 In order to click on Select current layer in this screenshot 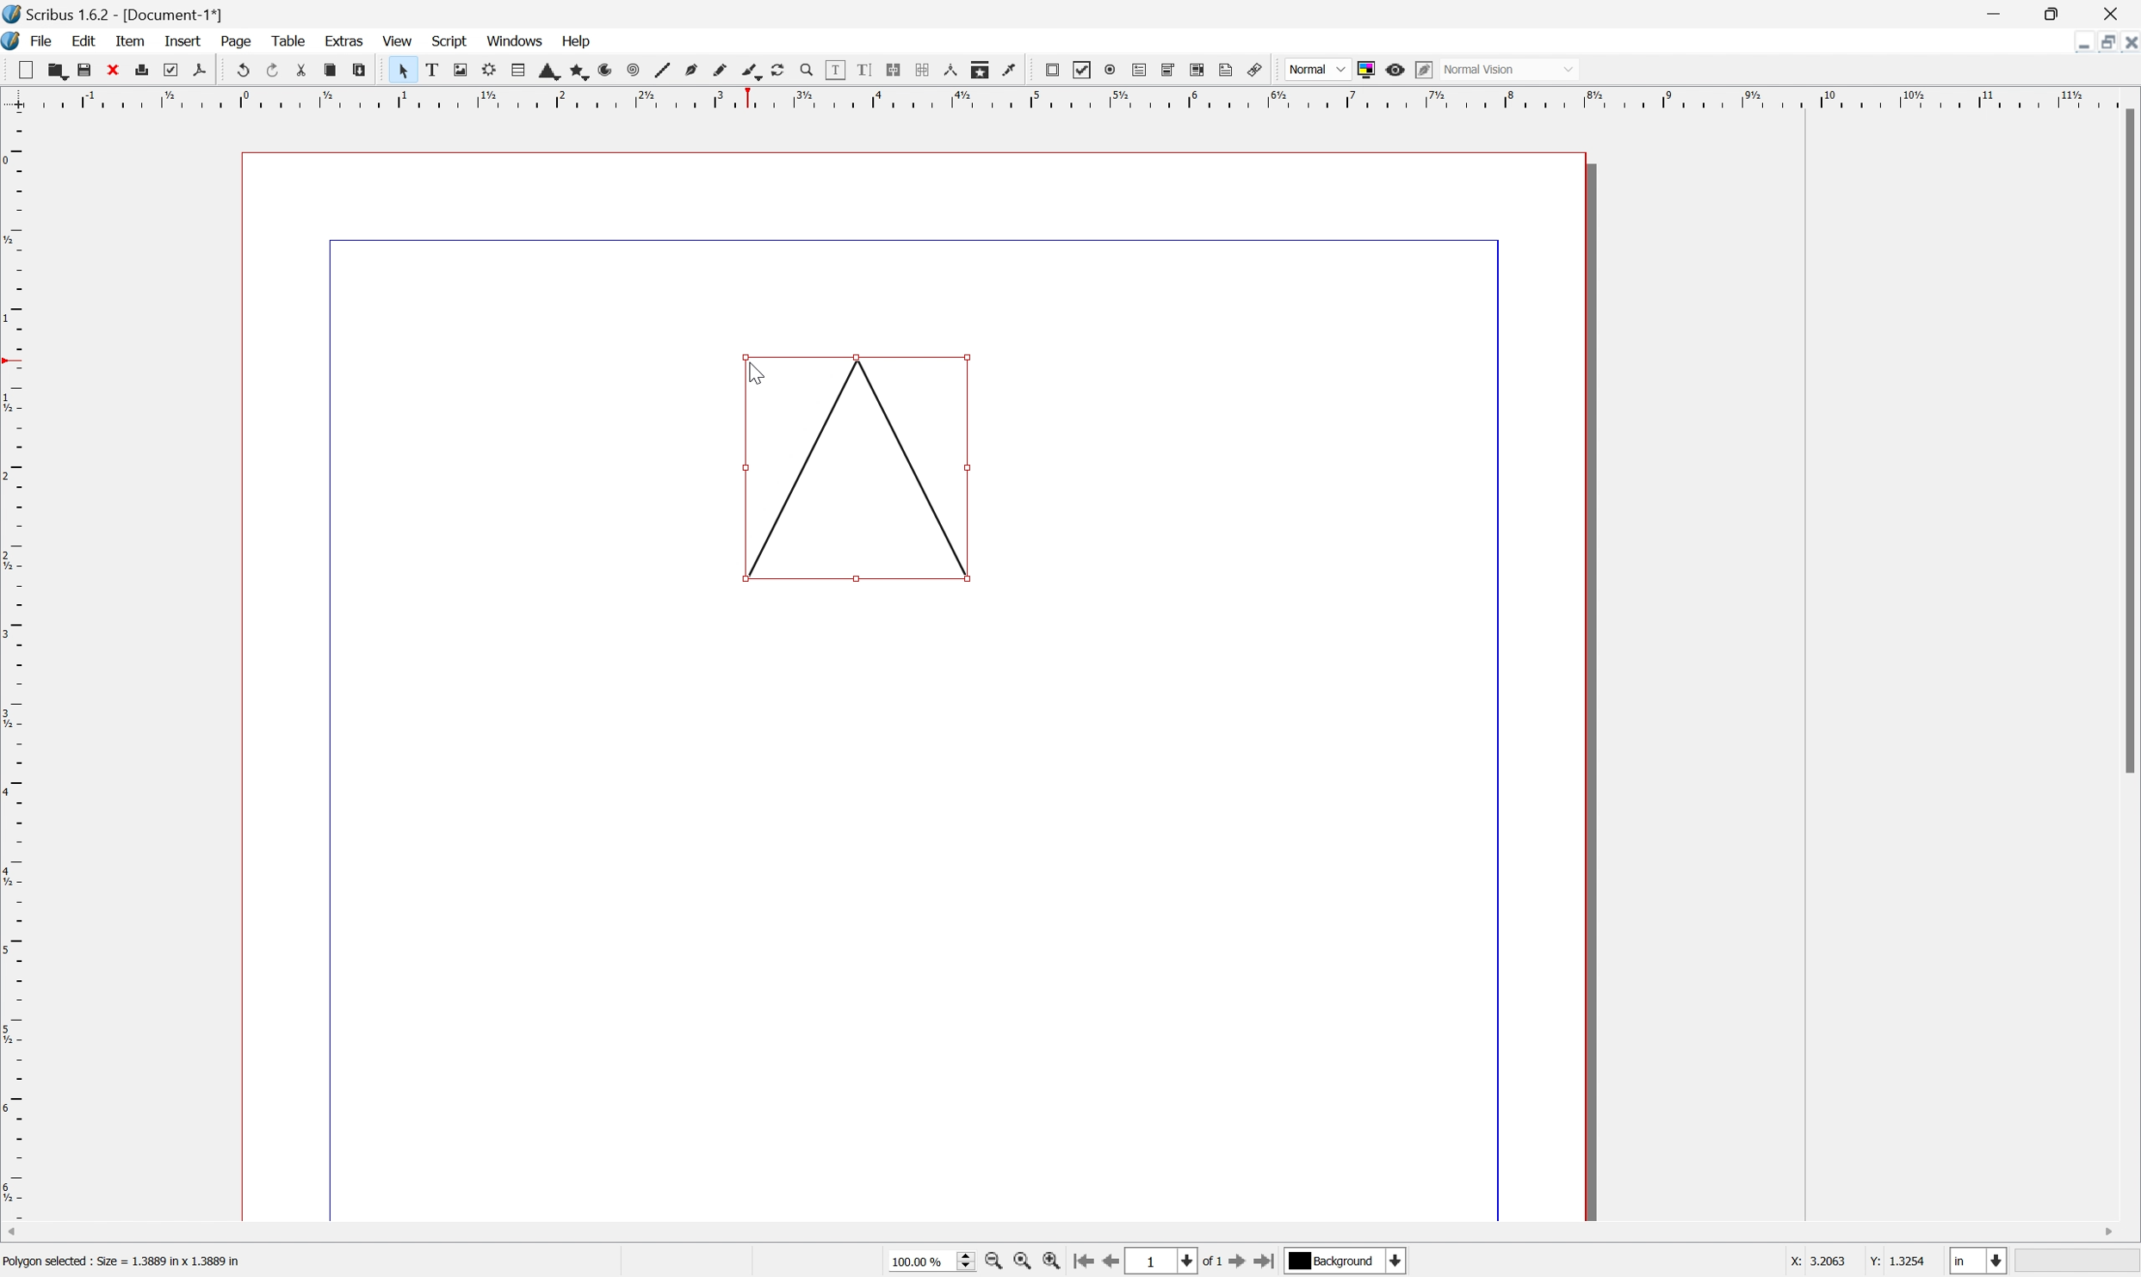, I will do `click(1399, 1262)`.